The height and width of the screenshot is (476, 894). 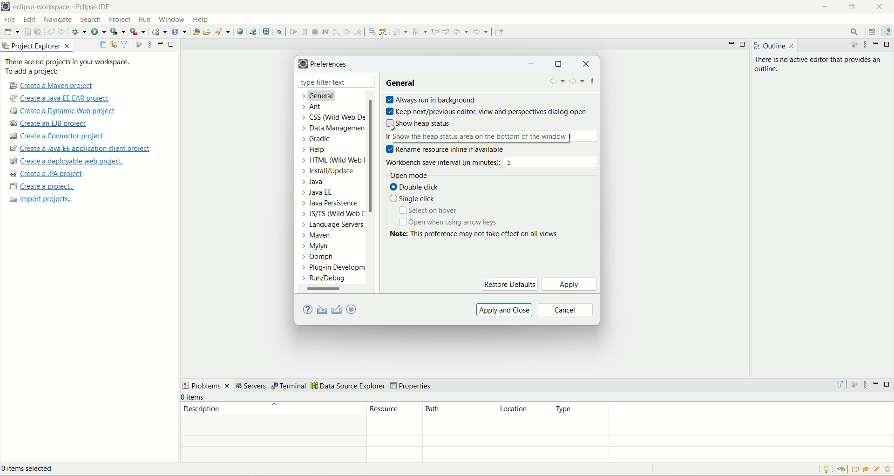 What do you see at coordinates (586, 65) in the screenshot?
I see `close` at bounding box center [586, 65].